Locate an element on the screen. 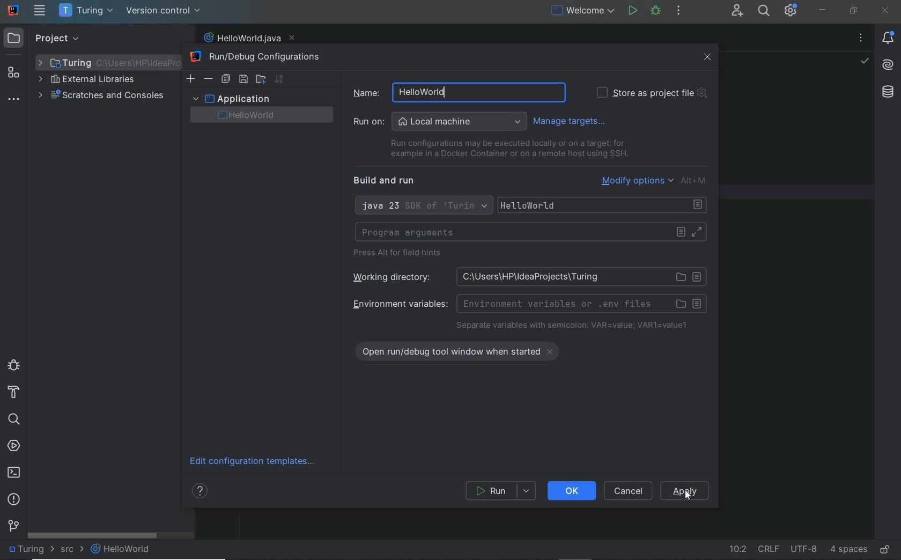 This screenshot has width=901, height=560. cursor is located at coordinates (688, 496).